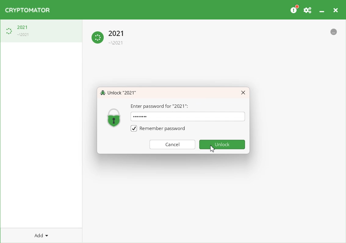  I want to click on Cursor, so click(213, 148).